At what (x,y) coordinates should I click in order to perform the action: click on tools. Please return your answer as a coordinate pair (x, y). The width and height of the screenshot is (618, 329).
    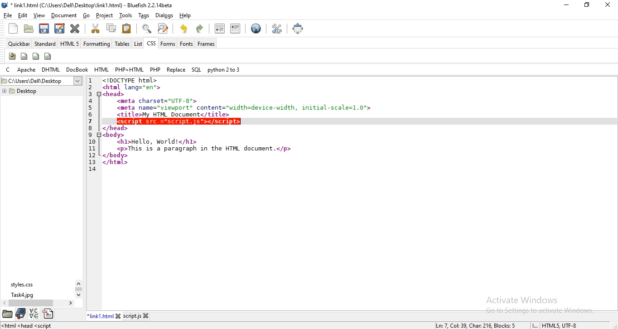
    Looking at the image, I should click on (126, 16).